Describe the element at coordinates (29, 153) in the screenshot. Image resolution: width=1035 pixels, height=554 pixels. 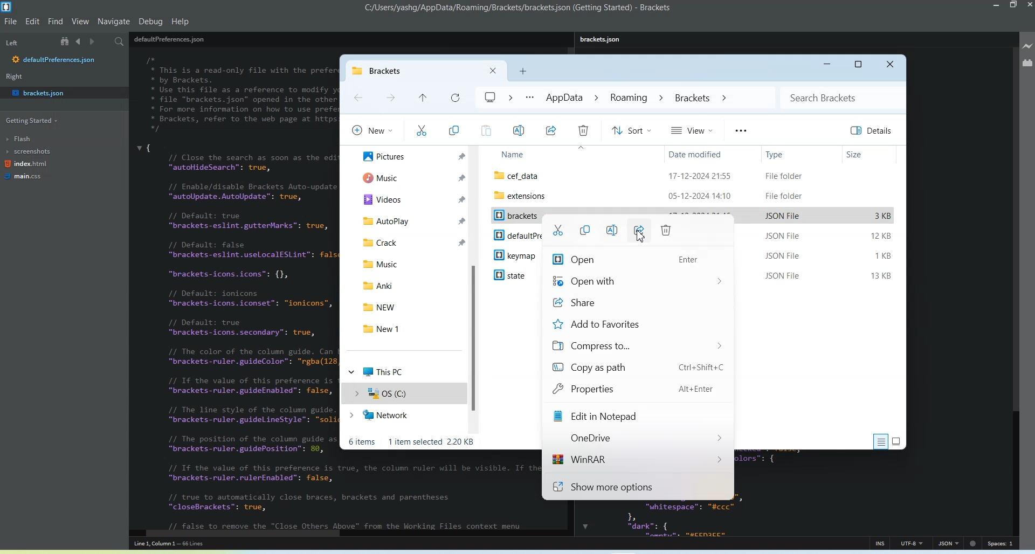
I see `screenshots` at that location.